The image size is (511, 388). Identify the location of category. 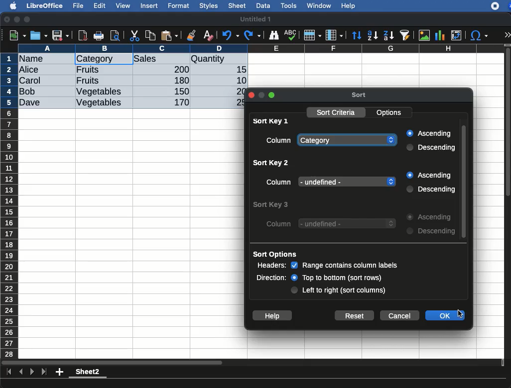
(348, 141).